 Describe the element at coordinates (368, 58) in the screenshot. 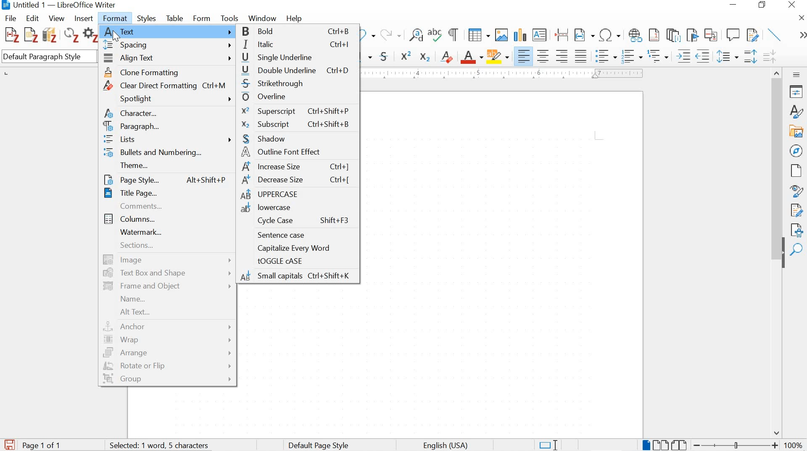

I see `underline` at that location.